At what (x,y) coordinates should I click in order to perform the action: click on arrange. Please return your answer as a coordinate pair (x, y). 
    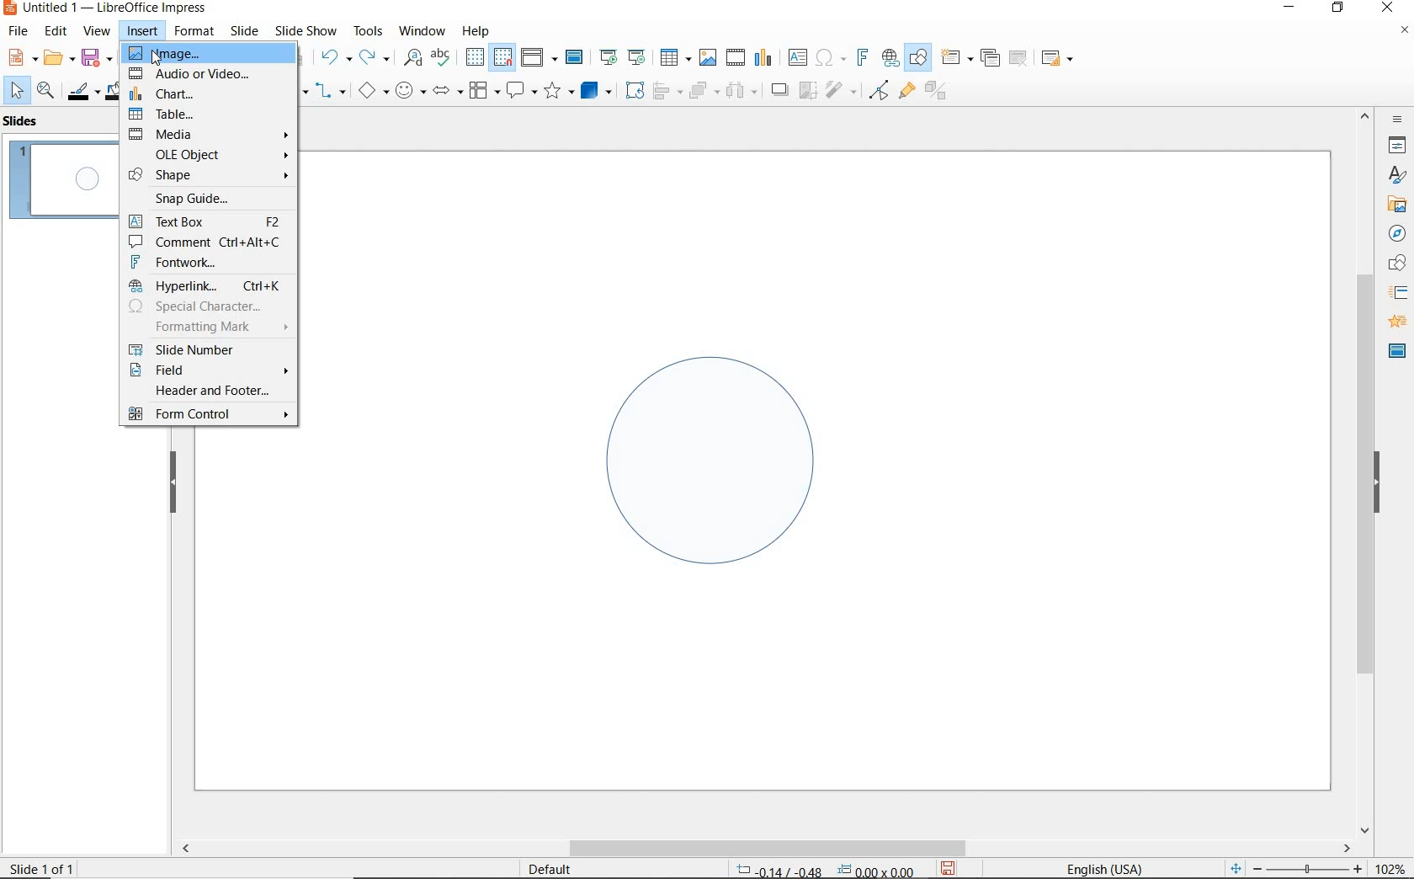
    Looking at the image, I should click on (700, 89).